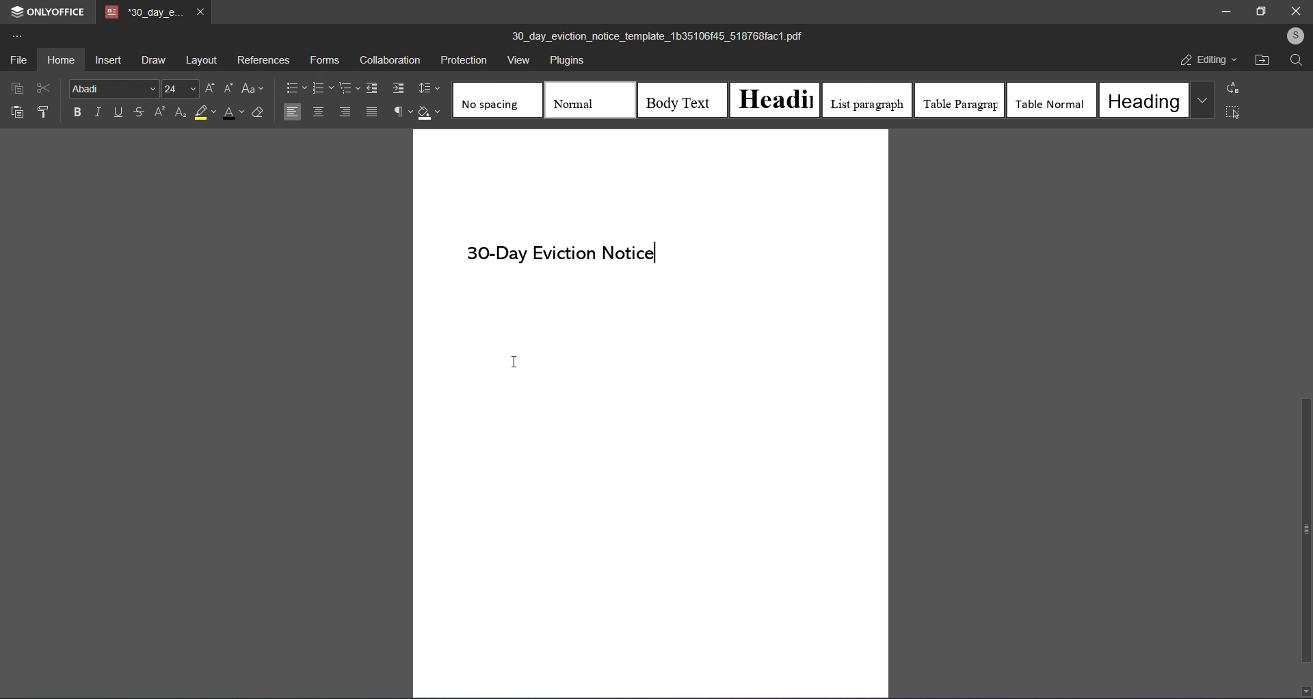 Image resolution: width=1313 pixels, height=699 pixels. Describe the element at coordinates (349, 88) in the screenshot. I see `multilevel list` at that location.